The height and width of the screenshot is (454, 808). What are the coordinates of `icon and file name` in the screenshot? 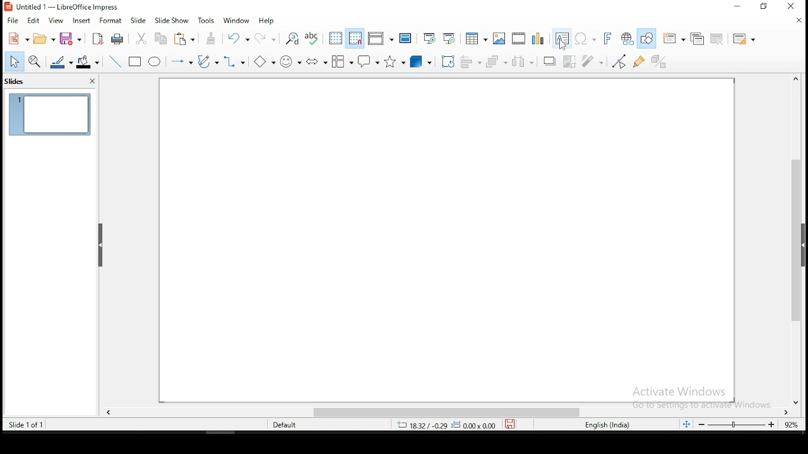 It's located at (67, 7).